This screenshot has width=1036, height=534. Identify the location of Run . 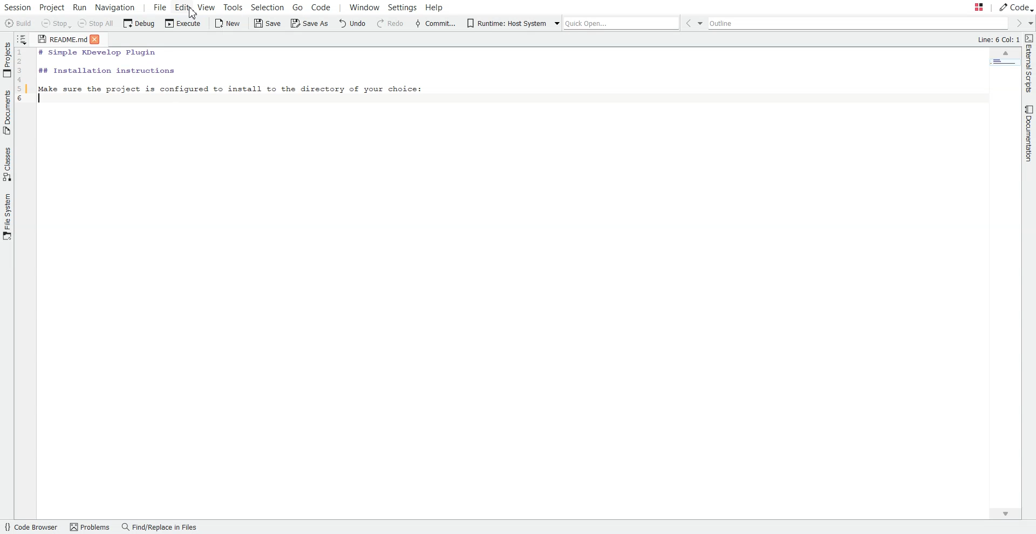
(81, 7).